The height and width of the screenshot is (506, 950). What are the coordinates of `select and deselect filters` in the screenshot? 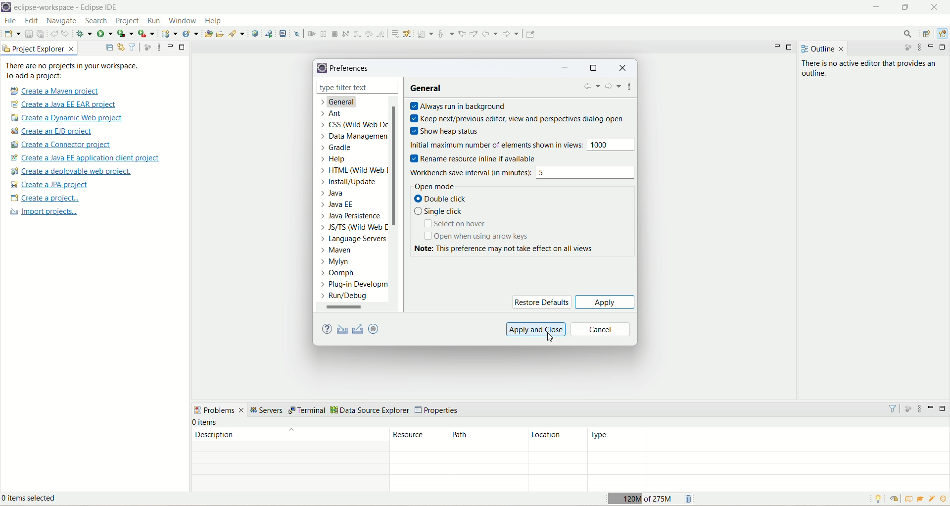 It's located at (133, 47).